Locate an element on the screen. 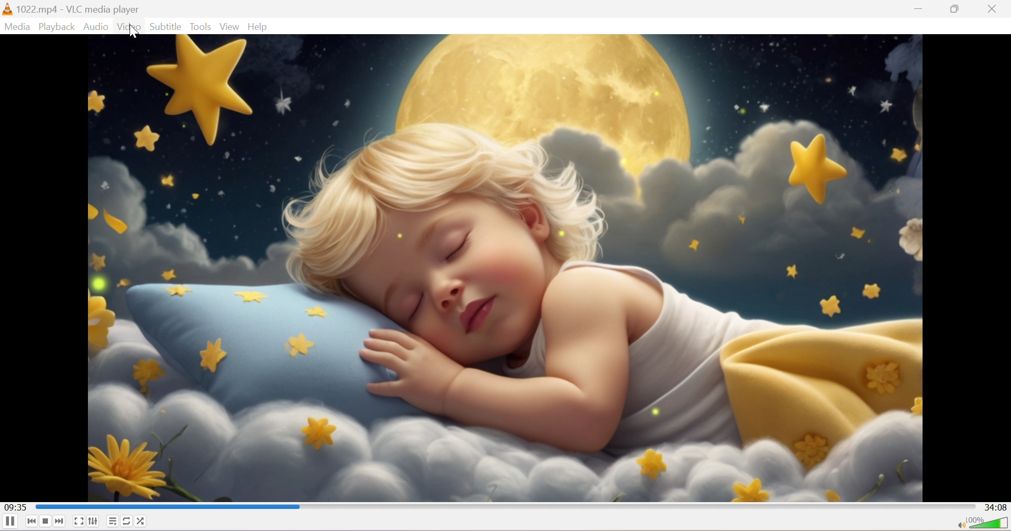 Image resolution: width=1011 pixels, height=531 pixels. wallpaper is located at coordinates (506, 268).